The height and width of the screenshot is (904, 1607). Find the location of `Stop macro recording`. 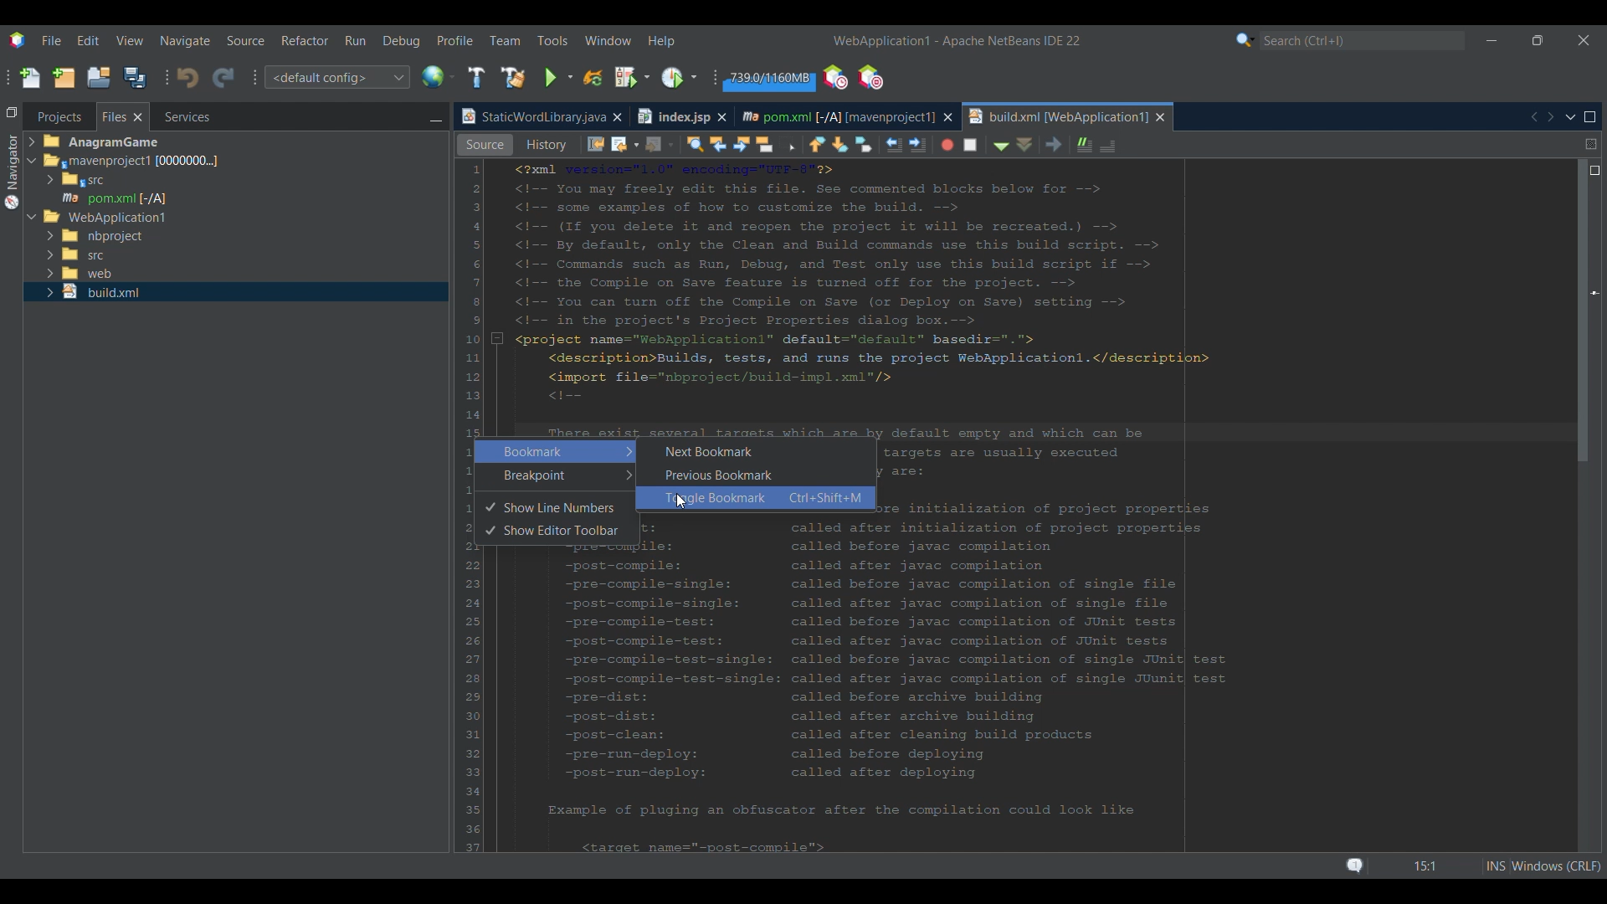

Stop macro recording is located at coordinates (1125, 144).